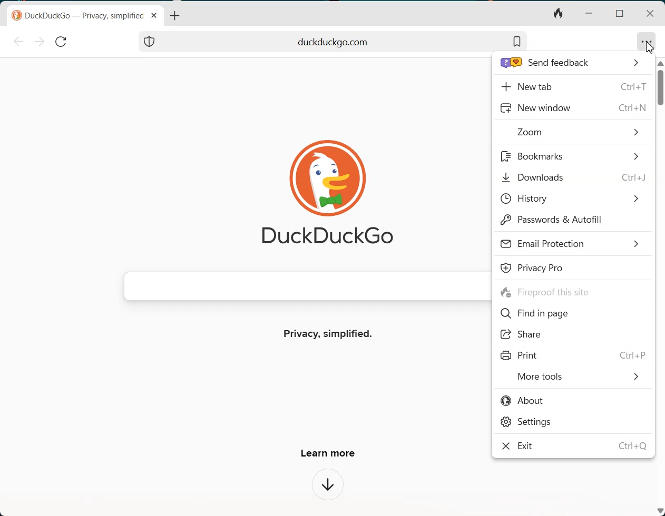 Image resolution: width=665 pixels, height=516 pixels. Describe the element at coordinates (328, 451) in the screenshot. I see `Learn more` at that location.